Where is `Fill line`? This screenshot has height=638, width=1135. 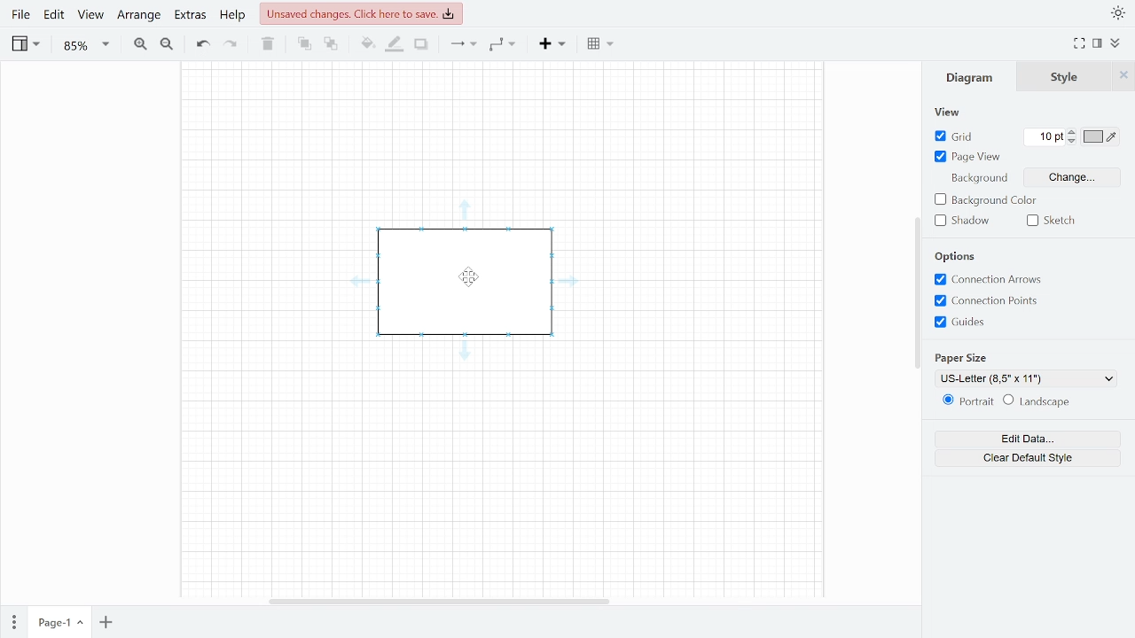 Fill line is located at coordinates (395, 44).